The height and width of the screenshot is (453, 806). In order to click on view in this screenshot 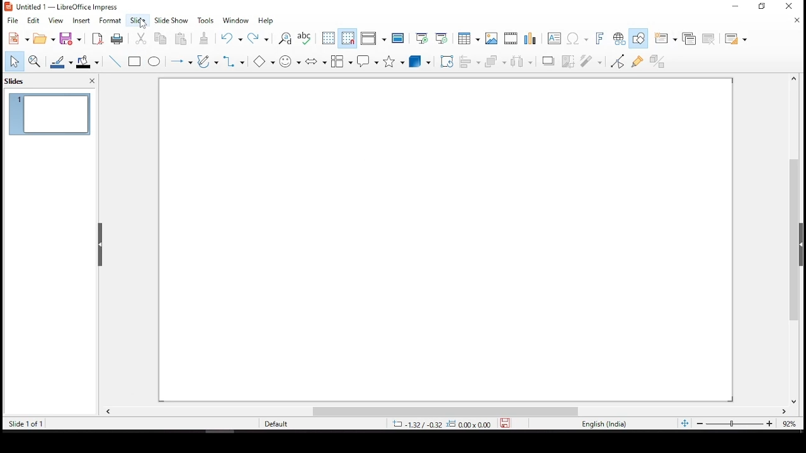, I will do `click(57, 21)`.